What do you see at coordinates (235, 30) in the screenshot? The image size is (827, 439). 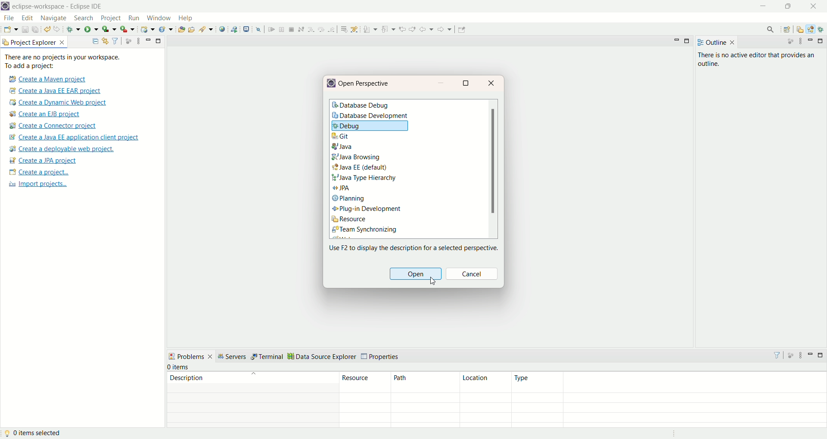 I see `launch web service explorer` at bounding box center [235, 30].